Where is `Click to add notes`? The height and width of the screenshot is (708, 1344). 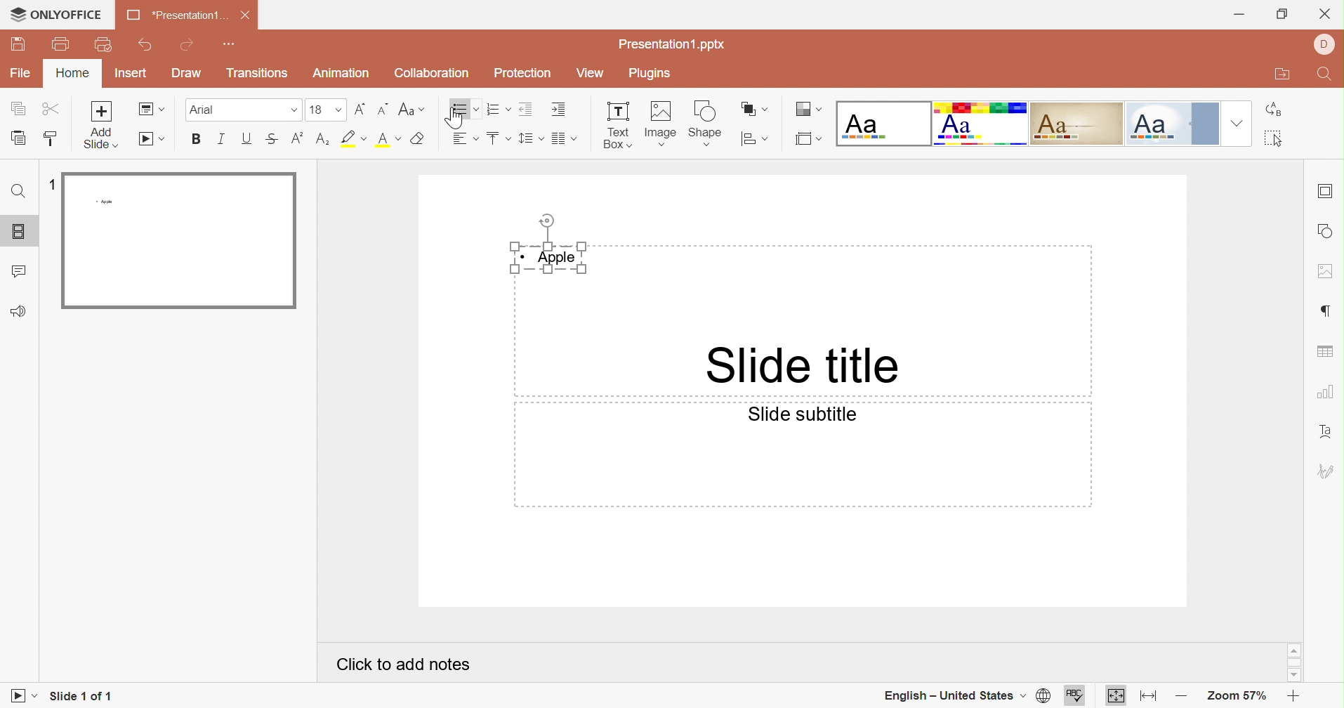
Click to add notes is located at coordinates (404, 662).